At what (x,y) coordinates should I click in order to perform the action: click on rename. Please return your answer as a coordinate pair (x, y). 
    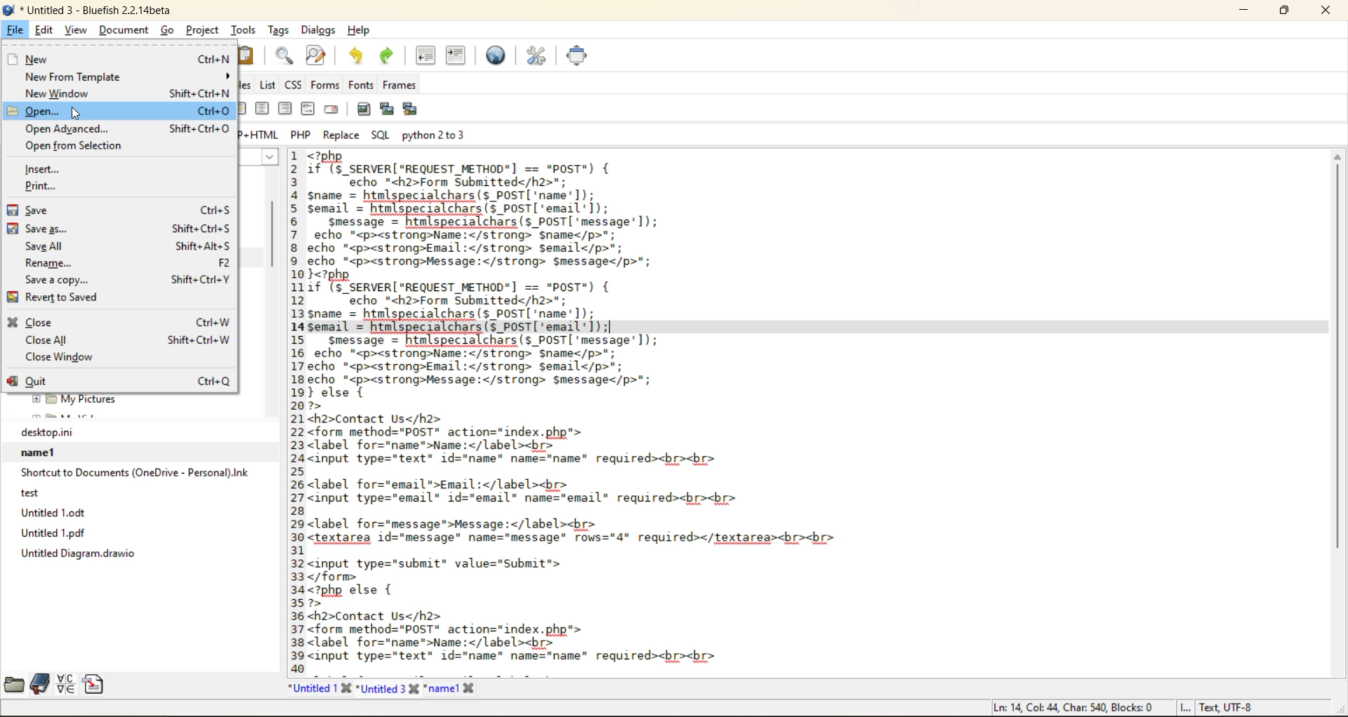
    Looking at the image, I should click on (126, 263).